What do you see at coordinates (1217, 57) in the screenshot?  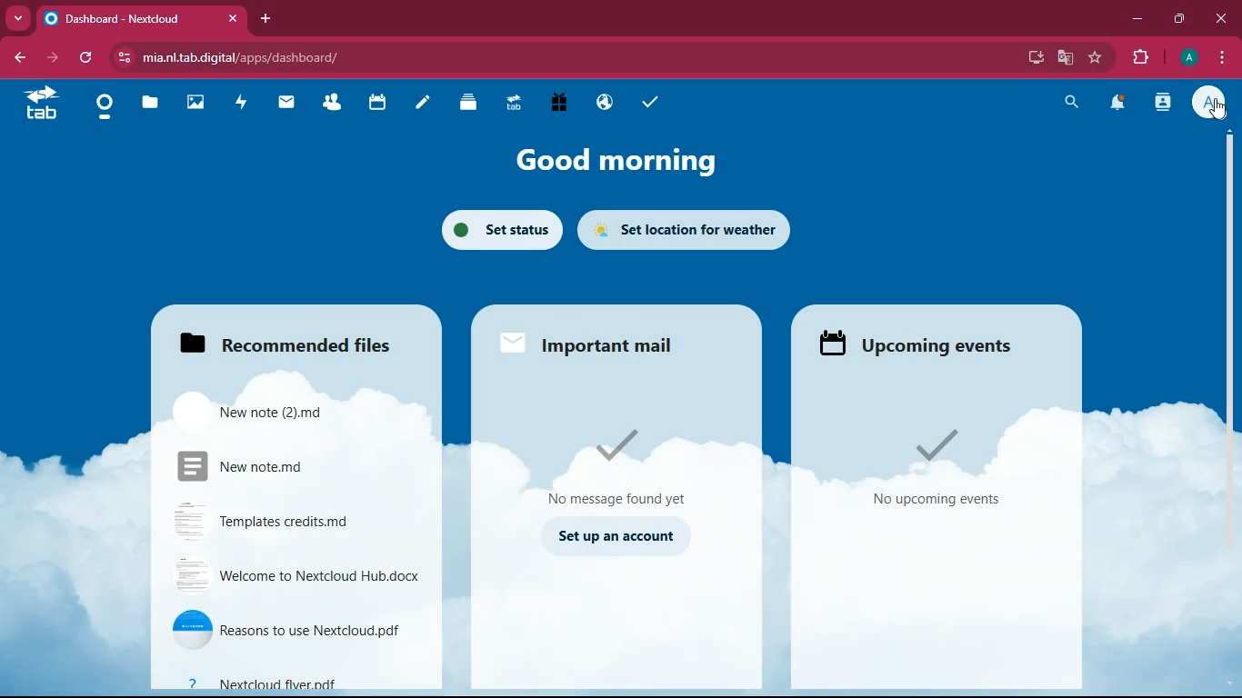 I see `menu` at bounding box center [1217, 57].